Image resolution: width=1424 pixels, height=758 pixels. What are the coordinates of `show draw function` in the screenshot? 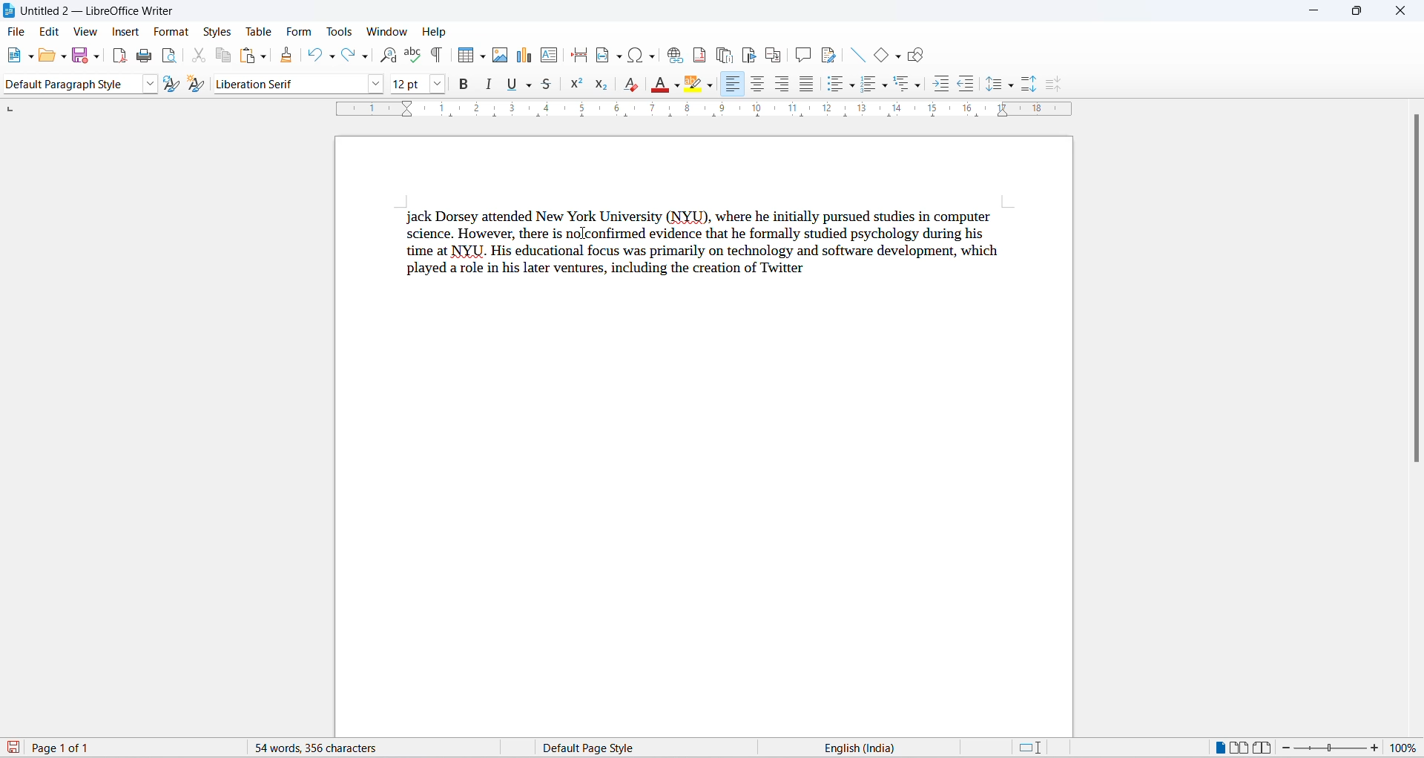 It's located at (916, 57).